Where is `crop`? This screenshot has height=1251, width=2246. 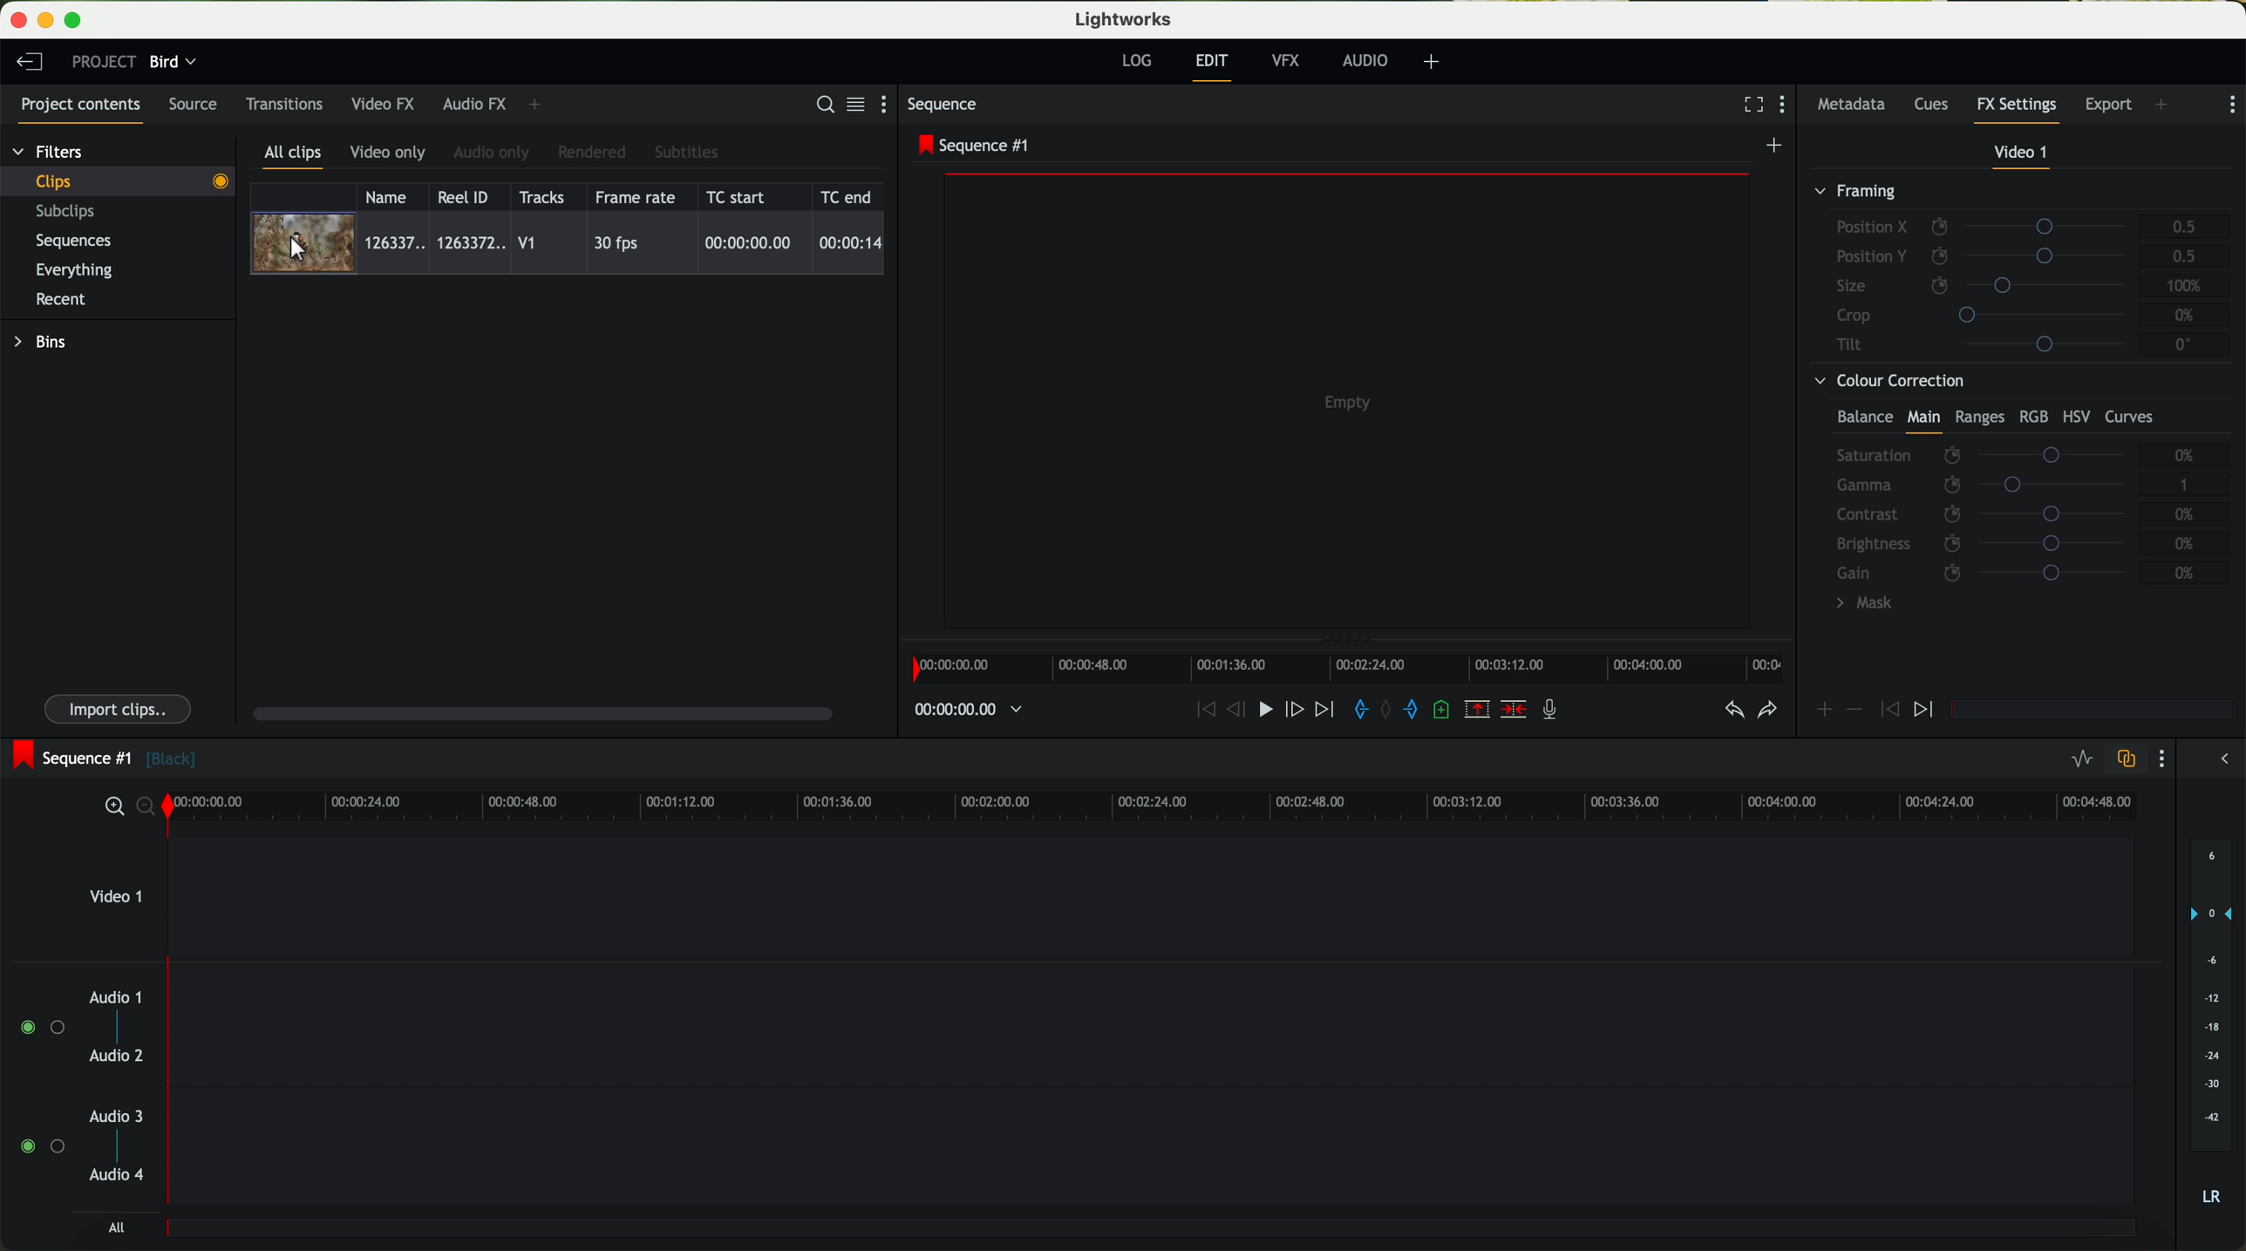 crop is located at coordinates (1988, 314).